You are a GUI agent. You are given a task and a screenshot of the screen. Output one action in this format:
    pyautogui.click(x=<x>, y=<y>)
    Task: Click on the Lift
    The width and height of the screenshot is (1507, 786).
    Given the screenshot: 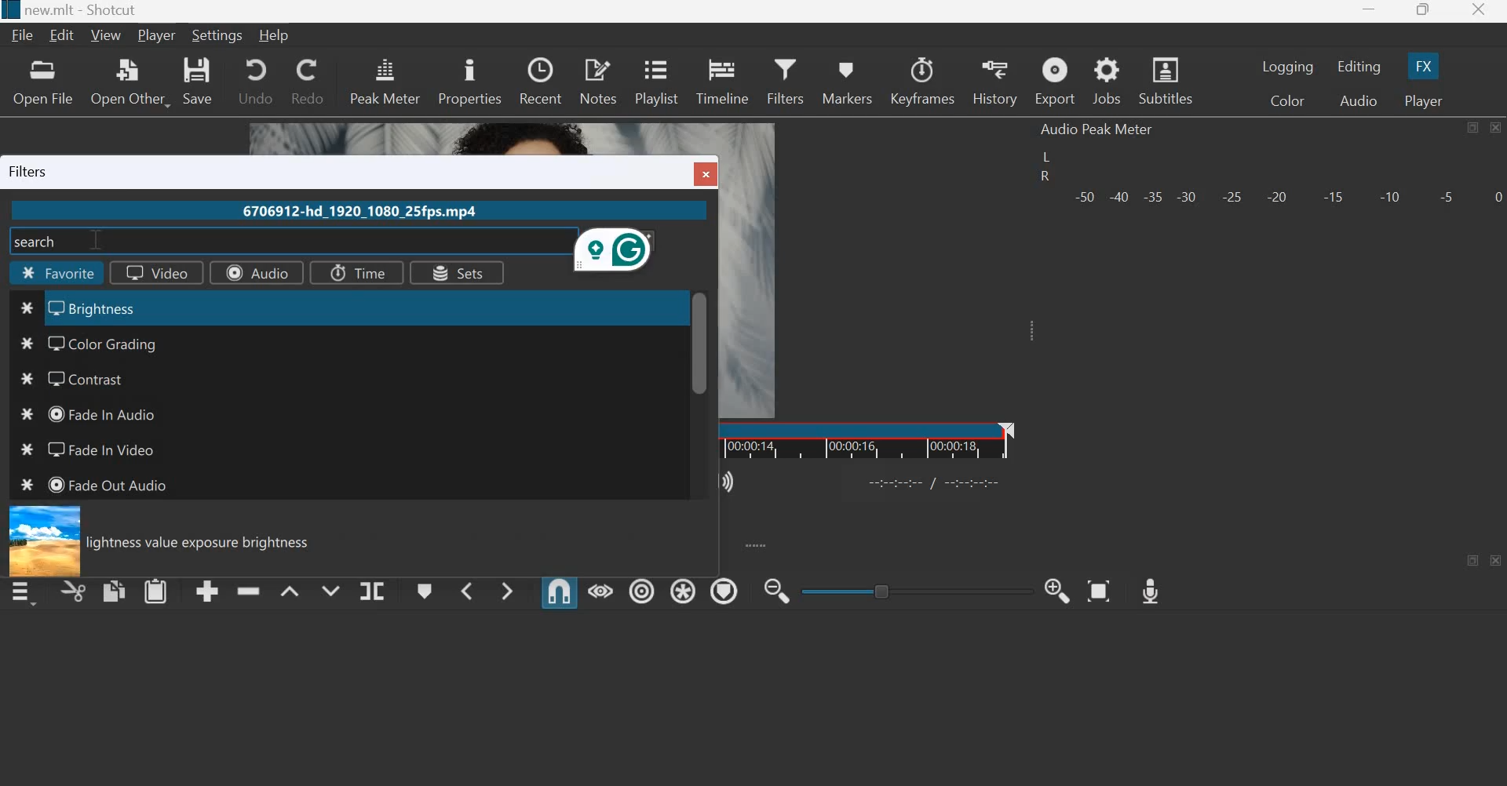 What is the action you would take?
    pyautogui.click(x=290, y=591)
    